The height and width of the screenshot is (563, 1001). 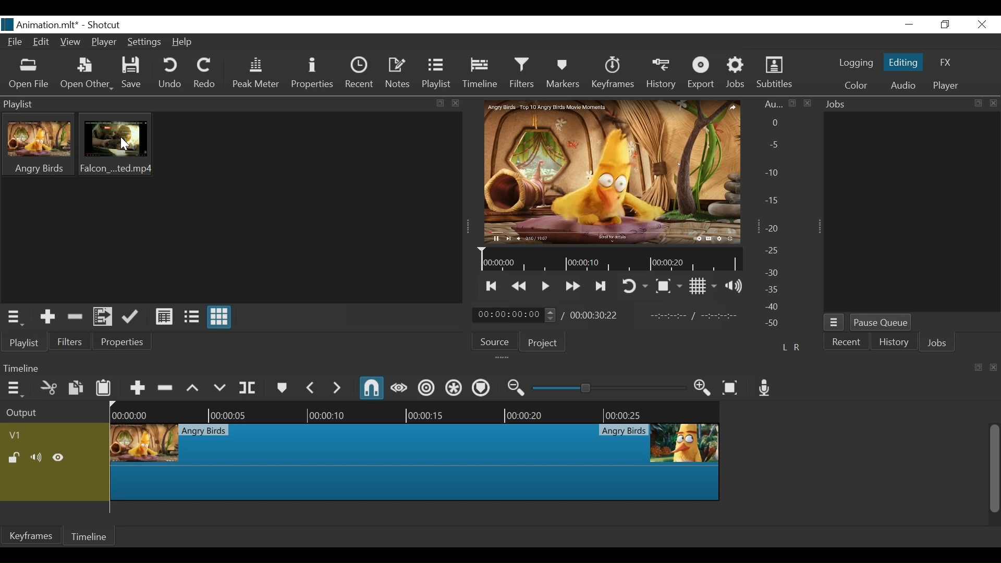 What do you see at coordinates (518, 287) in the screenshot?
I see `Play backward quickly` at bounding box center [518, 287].